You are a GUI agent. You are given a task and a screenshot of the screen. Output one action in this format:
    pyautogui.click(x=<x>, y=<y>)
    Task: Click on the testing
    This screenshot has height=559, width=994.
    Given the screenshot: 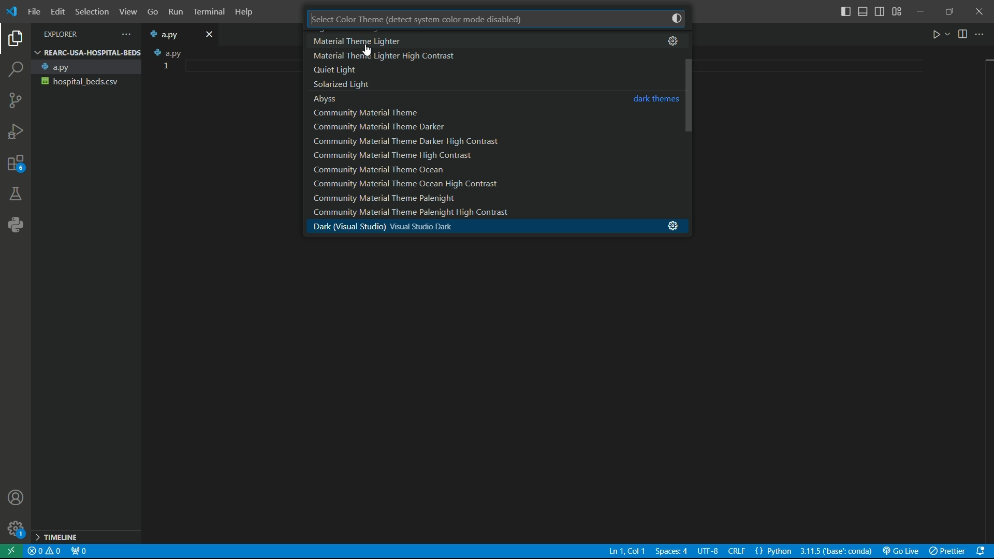 What is the action you would take?
    pyautogui.click(x=16, y=195)
    